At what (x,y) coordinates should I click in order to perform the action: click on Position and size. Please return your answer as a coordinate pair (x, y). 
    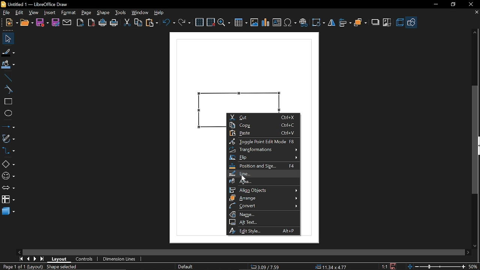
    Looking at the image, I should click on (262, 166).